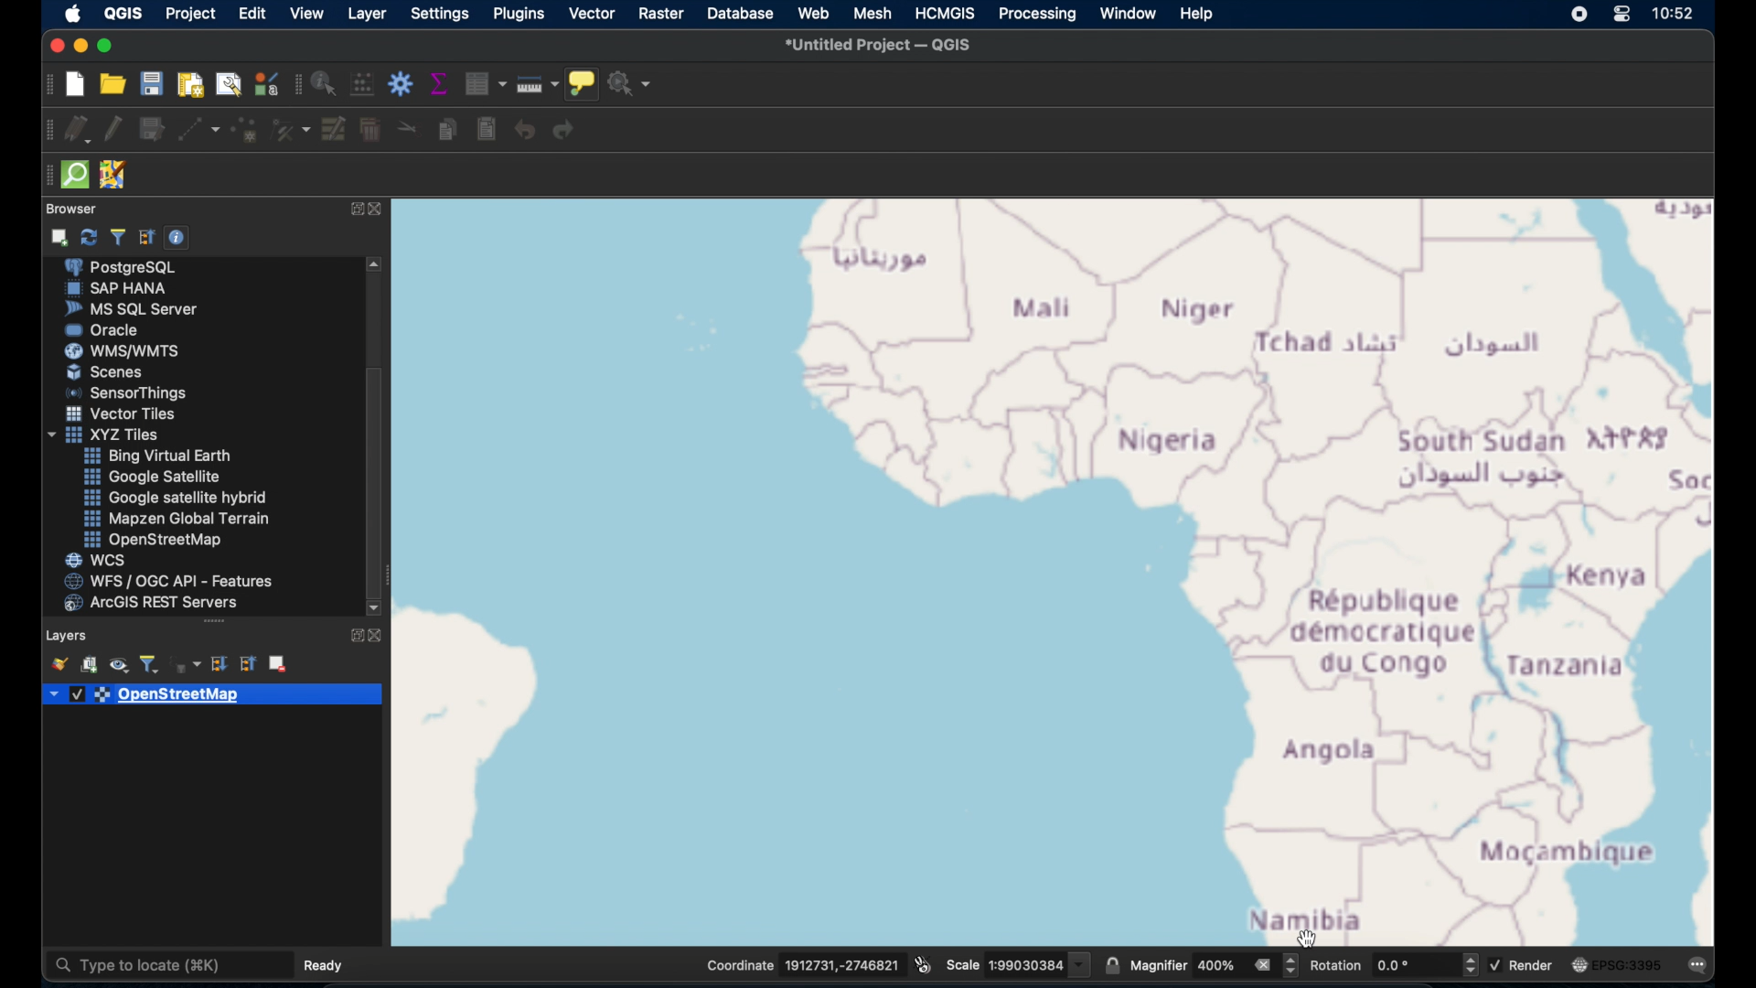 This screenshot has width=1756, height=988. Describe the element at coordinates (76, 177) in the screenshot. I see `quick som` at that location.